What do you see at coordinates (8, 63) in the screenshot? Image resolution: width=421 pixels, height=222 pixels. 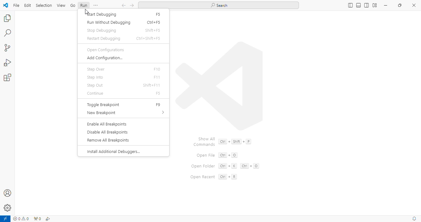 I see `run and debug` at bounding box center [8, 63].